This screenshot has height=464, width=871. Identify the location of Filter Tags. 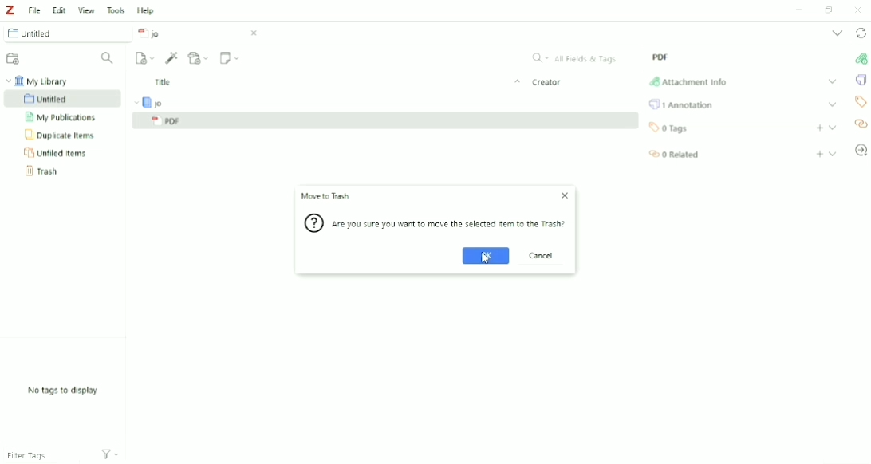
(42, 456).